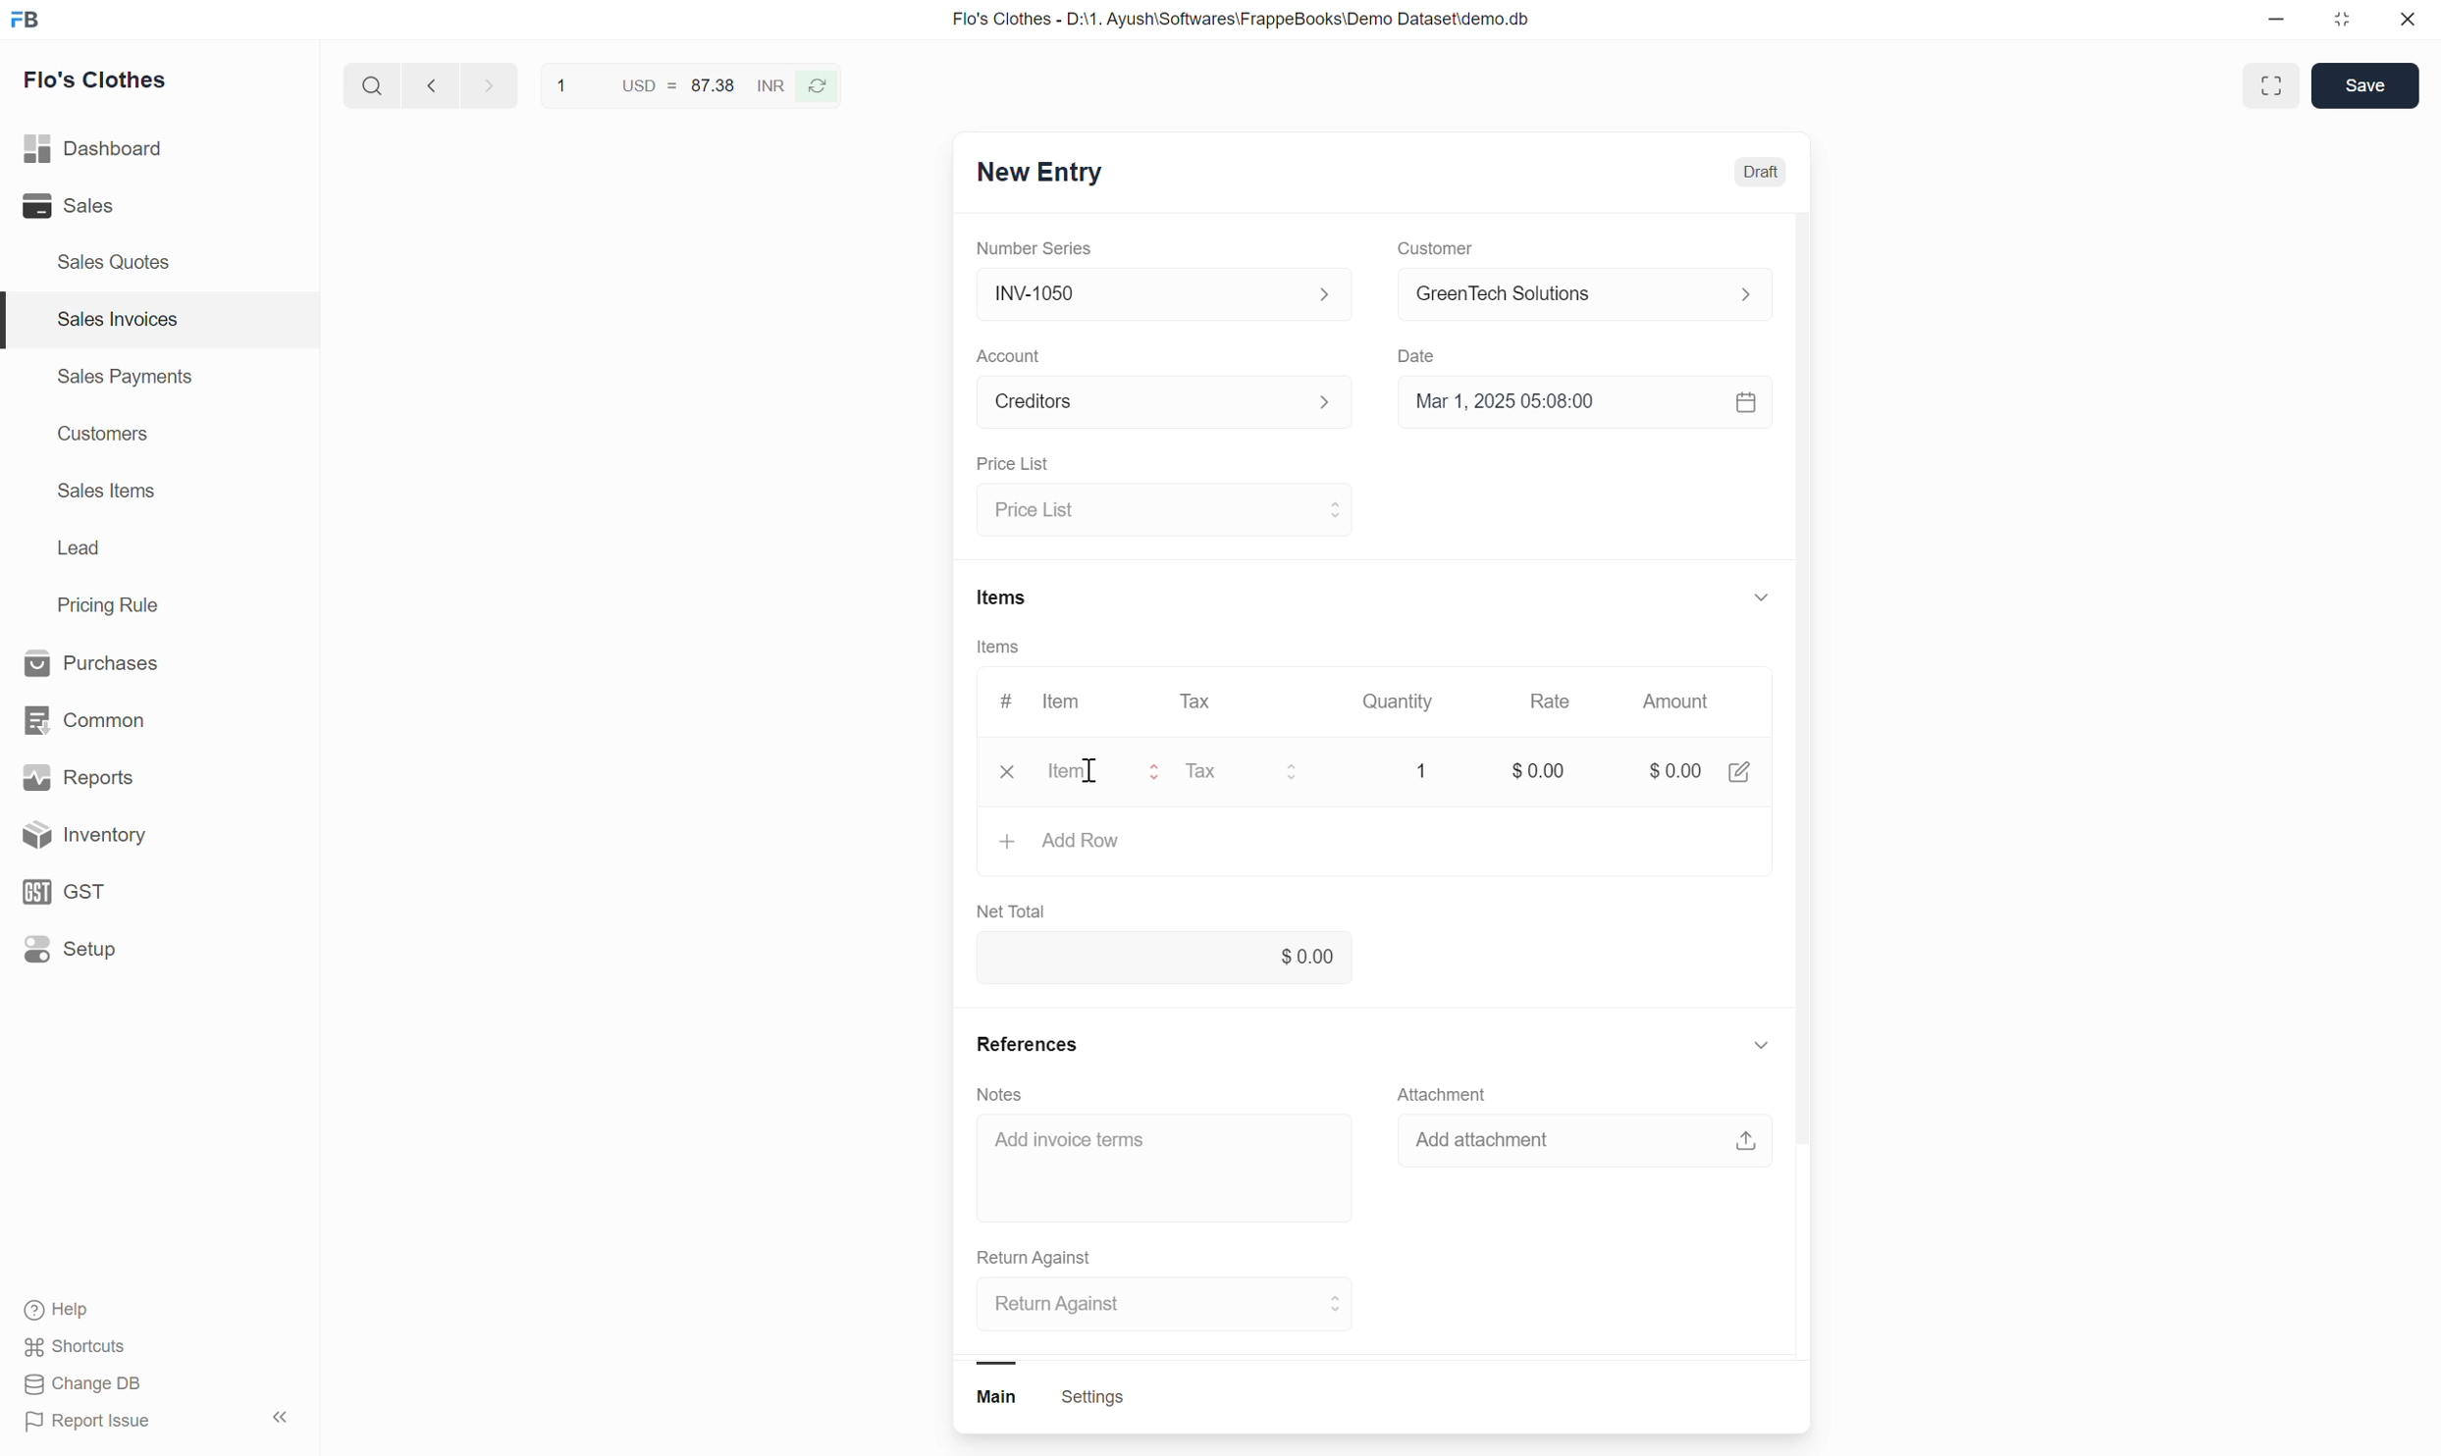 The image size is (2441, 1456). I want to click on Select Number series, so click(1159, 293).